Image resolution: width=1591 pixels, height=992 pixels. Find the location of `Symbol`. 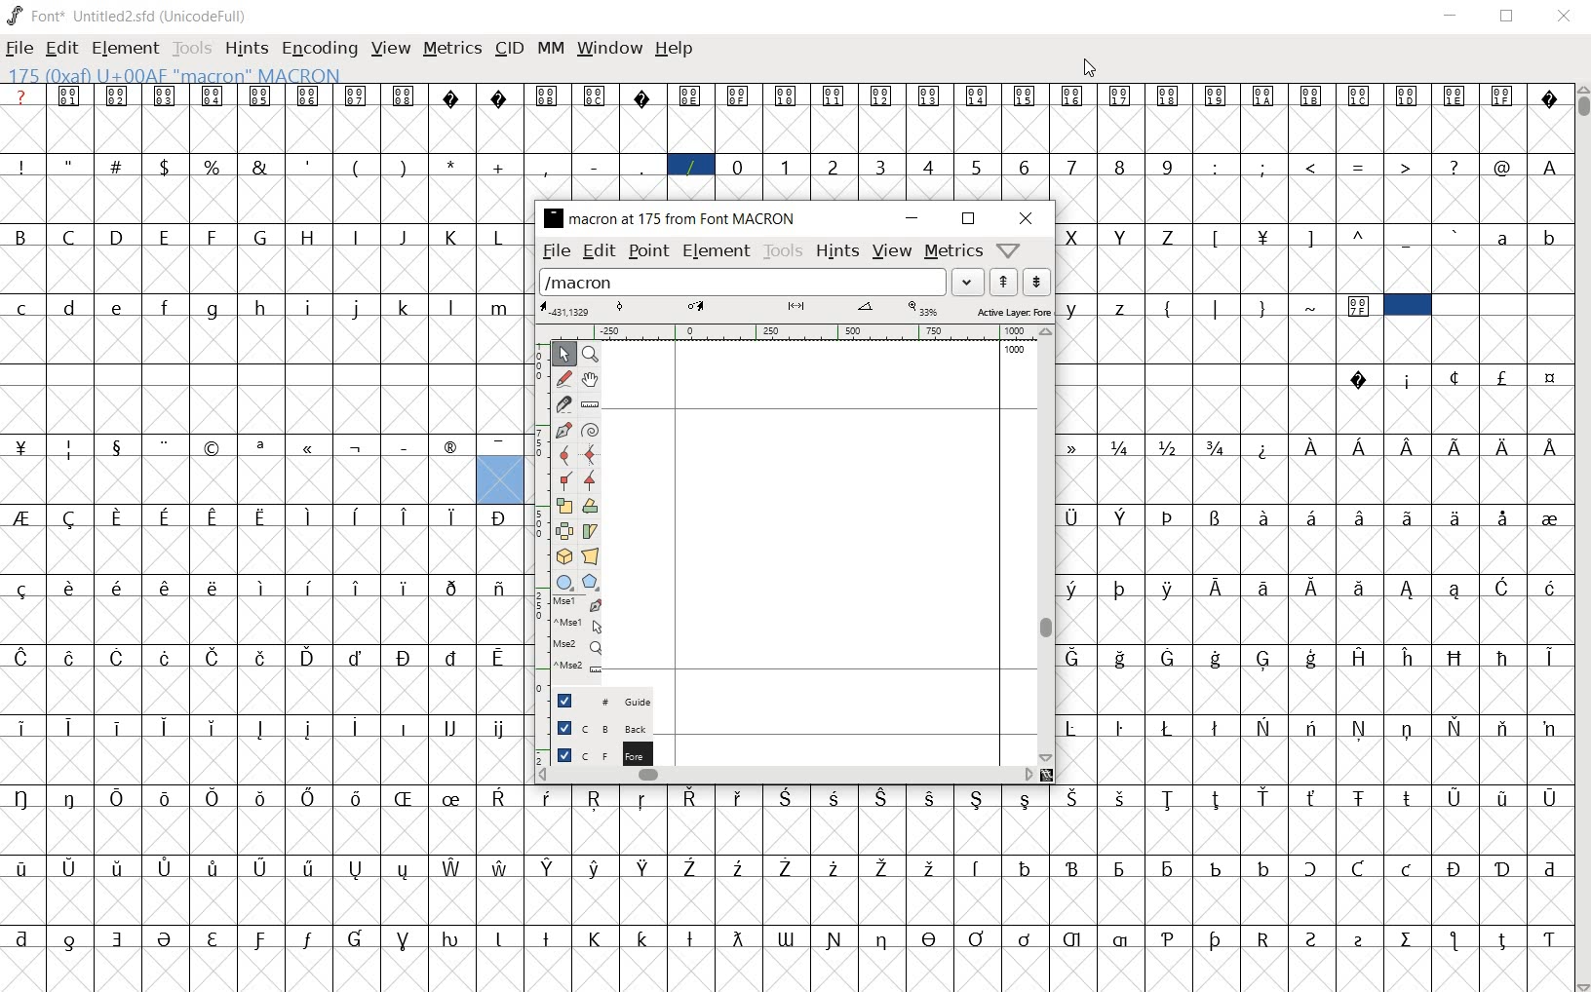

Symbol is located at coordinates (311, 867).